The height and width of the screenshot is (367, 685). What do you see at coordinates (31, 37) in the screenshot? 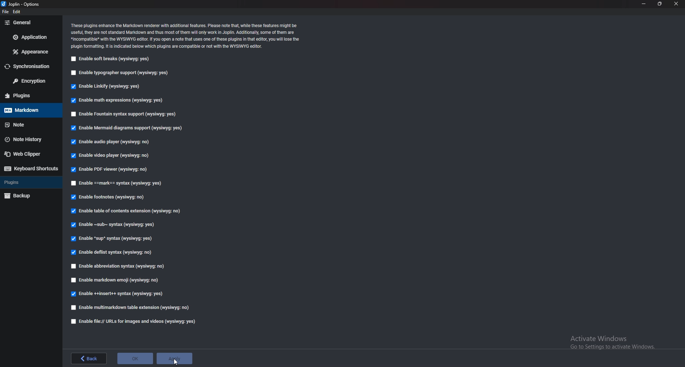
I see `Application` at bounding box center [31, 37].